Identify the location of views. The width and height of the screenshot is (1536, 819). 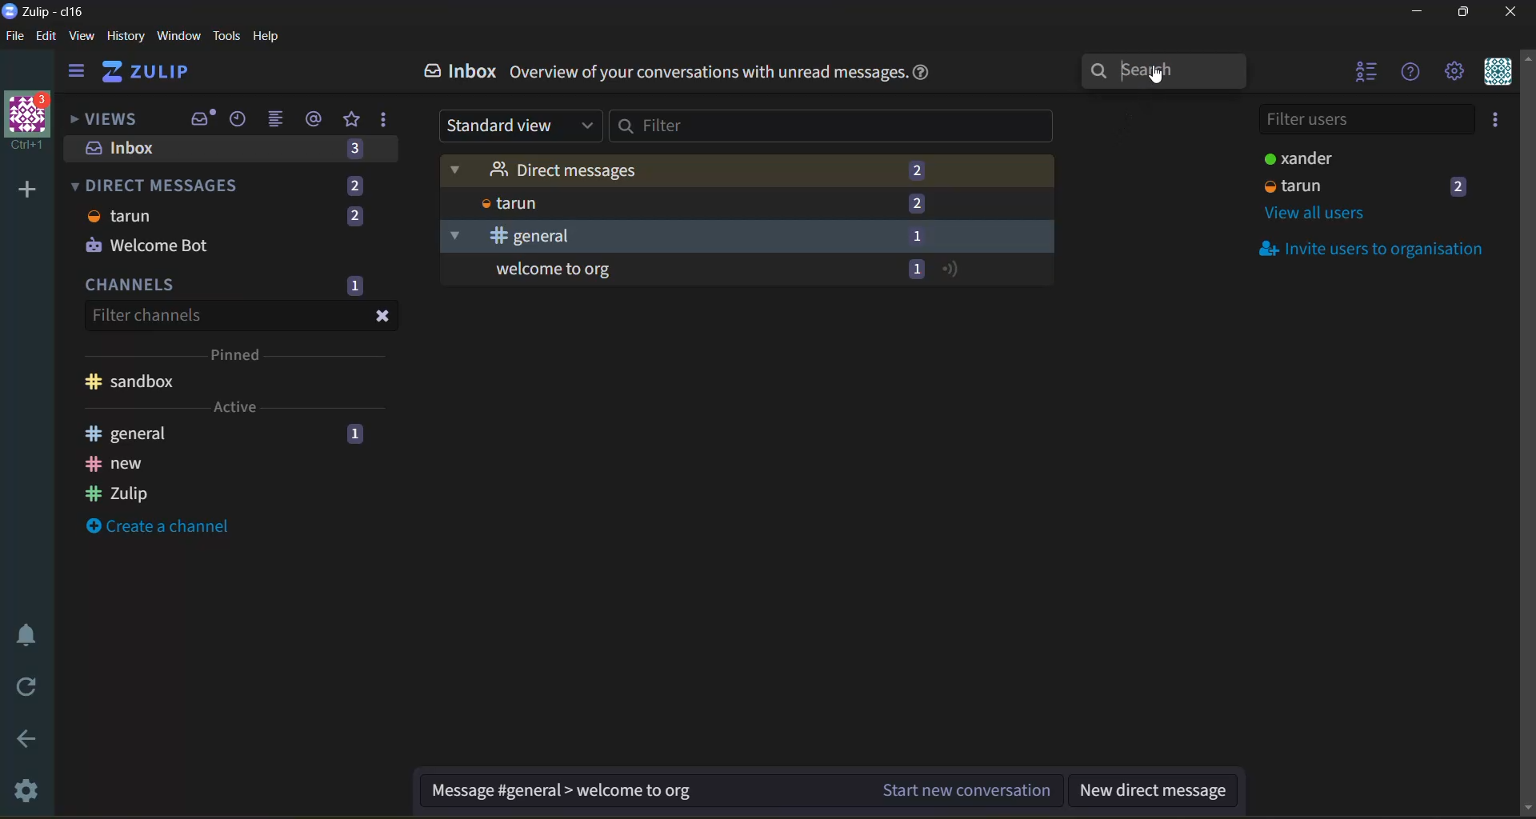
(110, 120).